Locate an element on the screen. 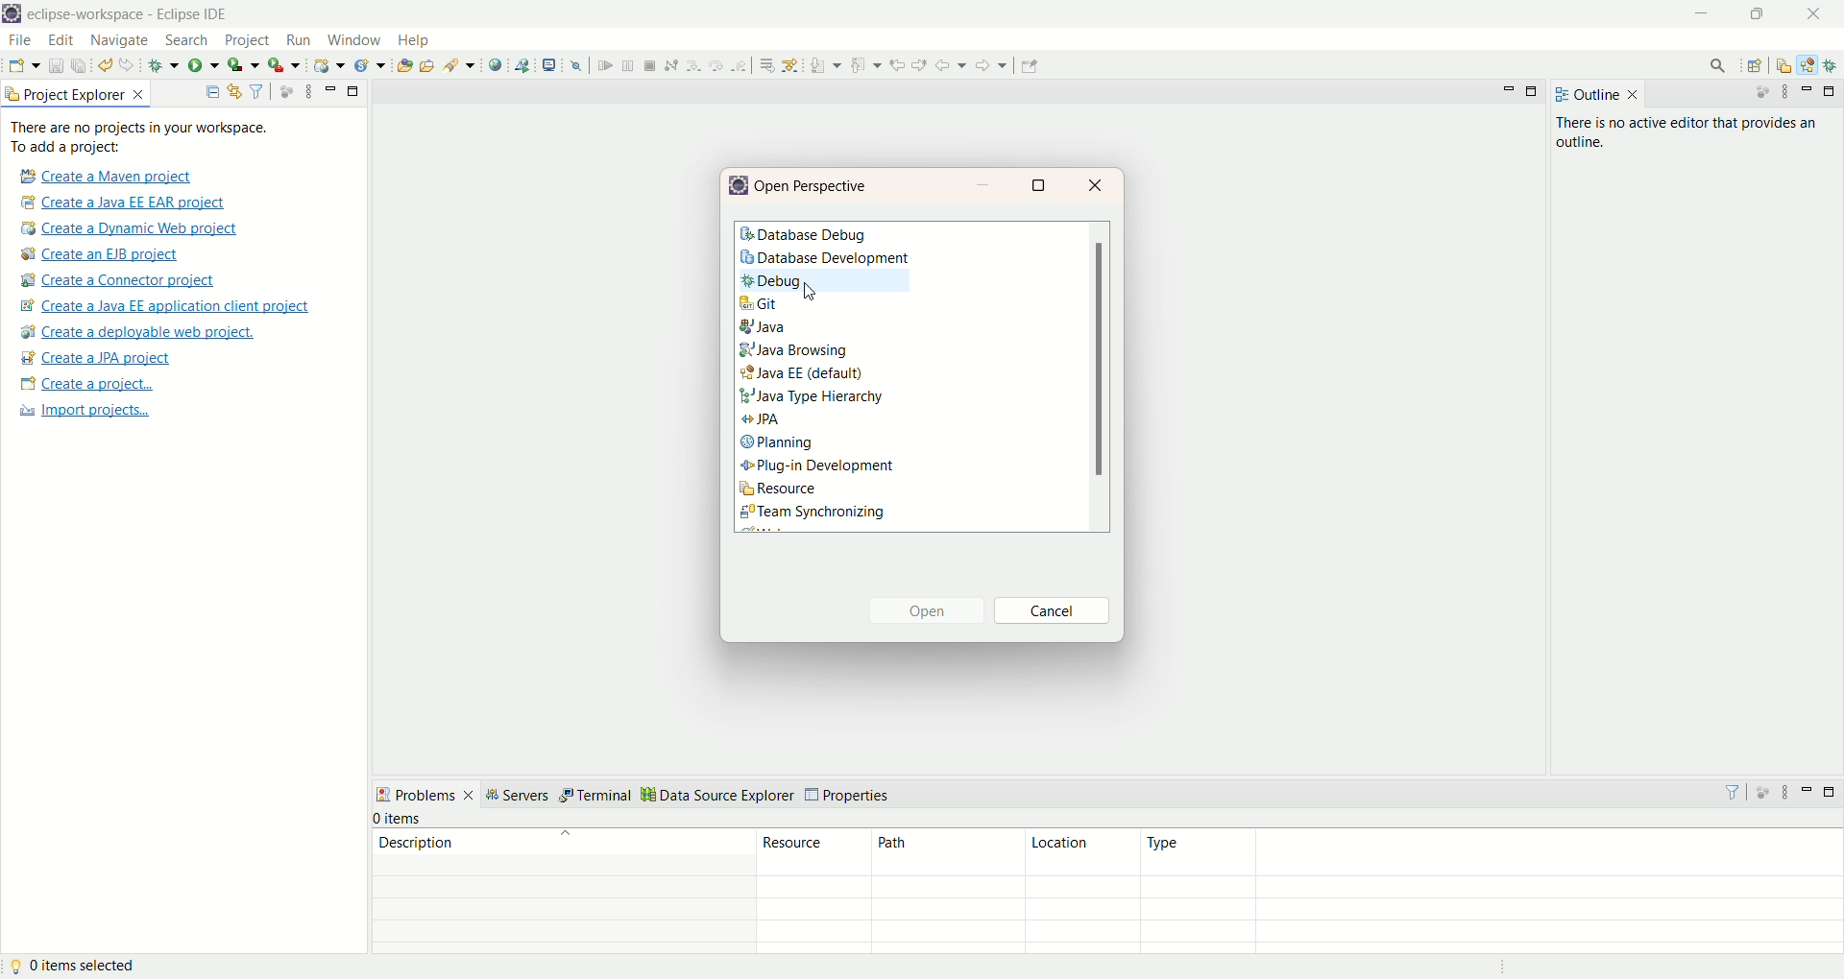 The width and height of the screenshot is (1844, 979). debug is located at coordinates (1832, 65).